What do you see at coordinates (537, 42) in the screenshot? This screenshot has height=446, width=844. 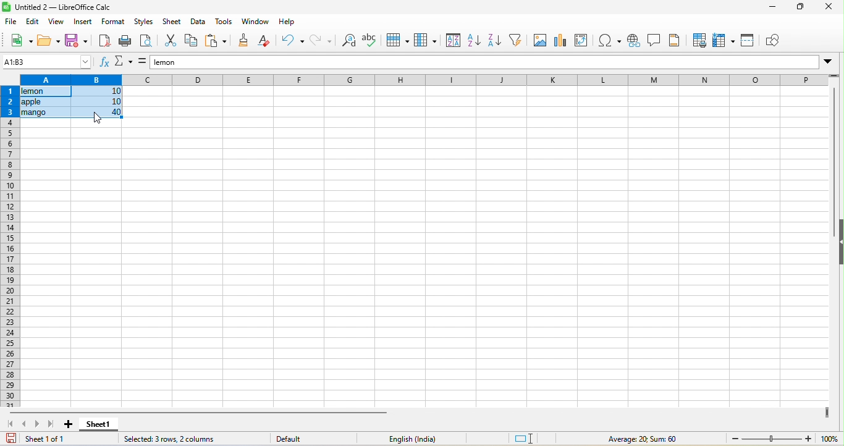 I see `image` at bounding box center [537, 42].